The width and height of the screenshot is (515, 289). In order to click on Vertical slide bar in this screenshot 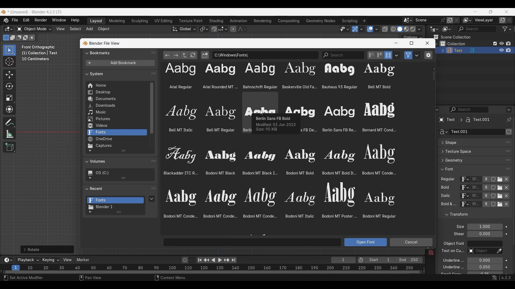, I will do `click(152, 108)`.